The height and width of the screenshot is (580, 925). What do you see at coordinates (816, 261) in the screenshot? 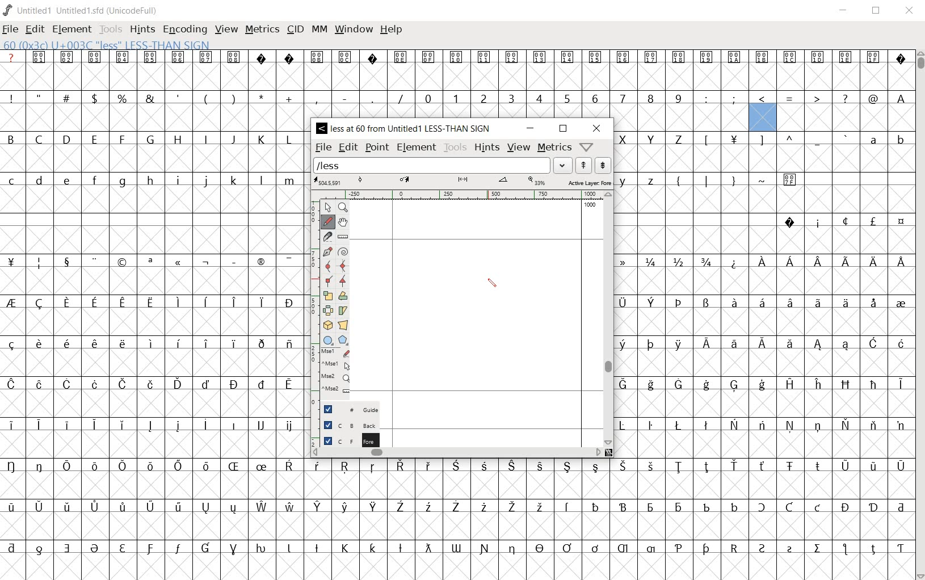
I see `special letters` at bounding box center [816, 261].